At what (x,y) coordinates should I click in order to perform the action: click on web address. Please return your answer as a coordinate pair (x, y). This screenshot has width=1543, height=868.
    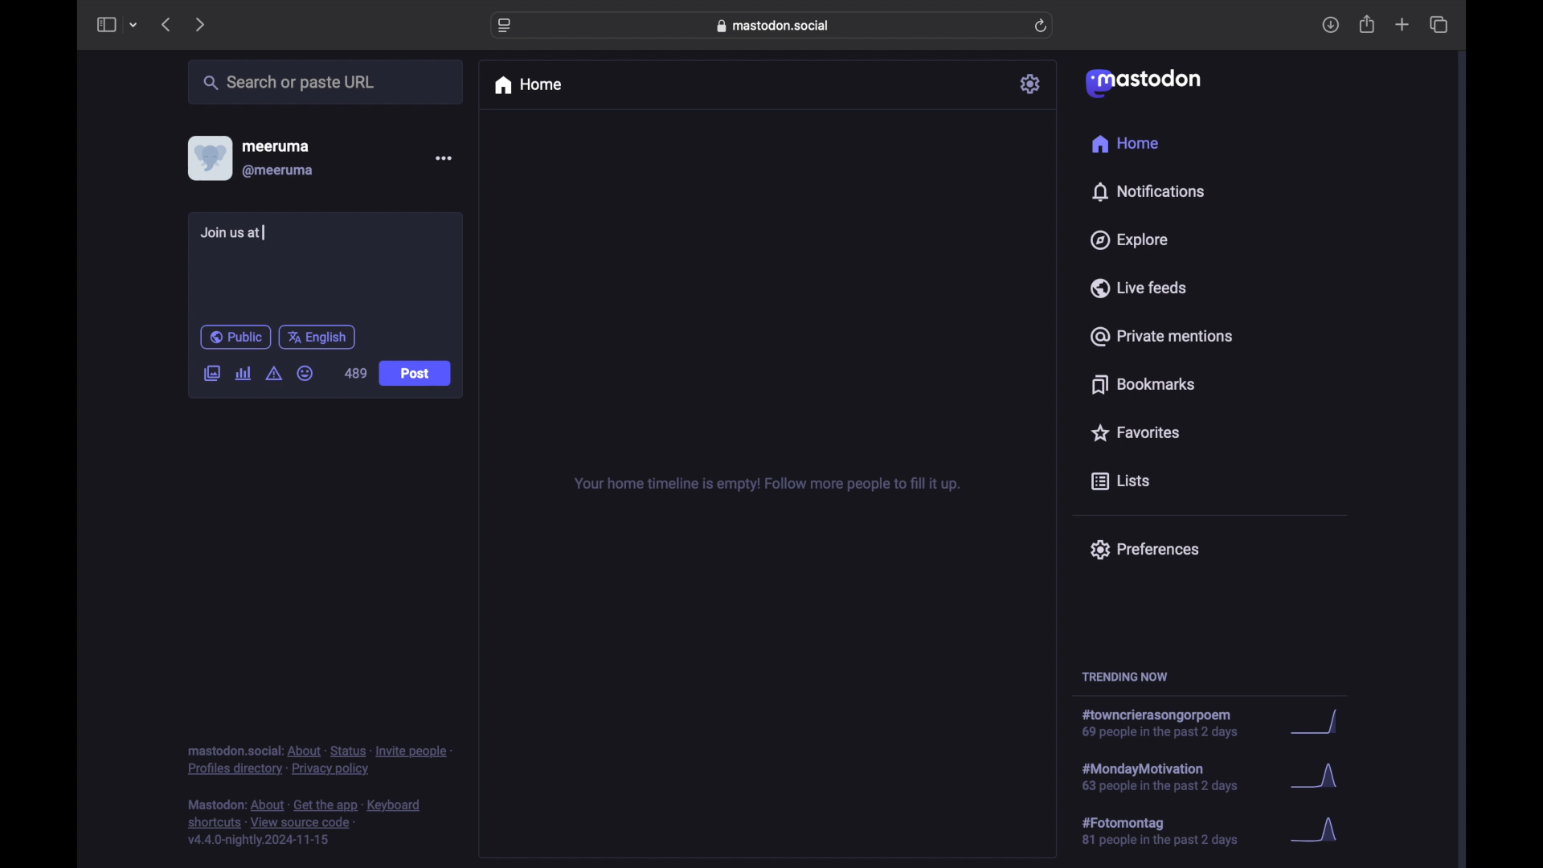
    Looking at the image, I should click on (776, 25).